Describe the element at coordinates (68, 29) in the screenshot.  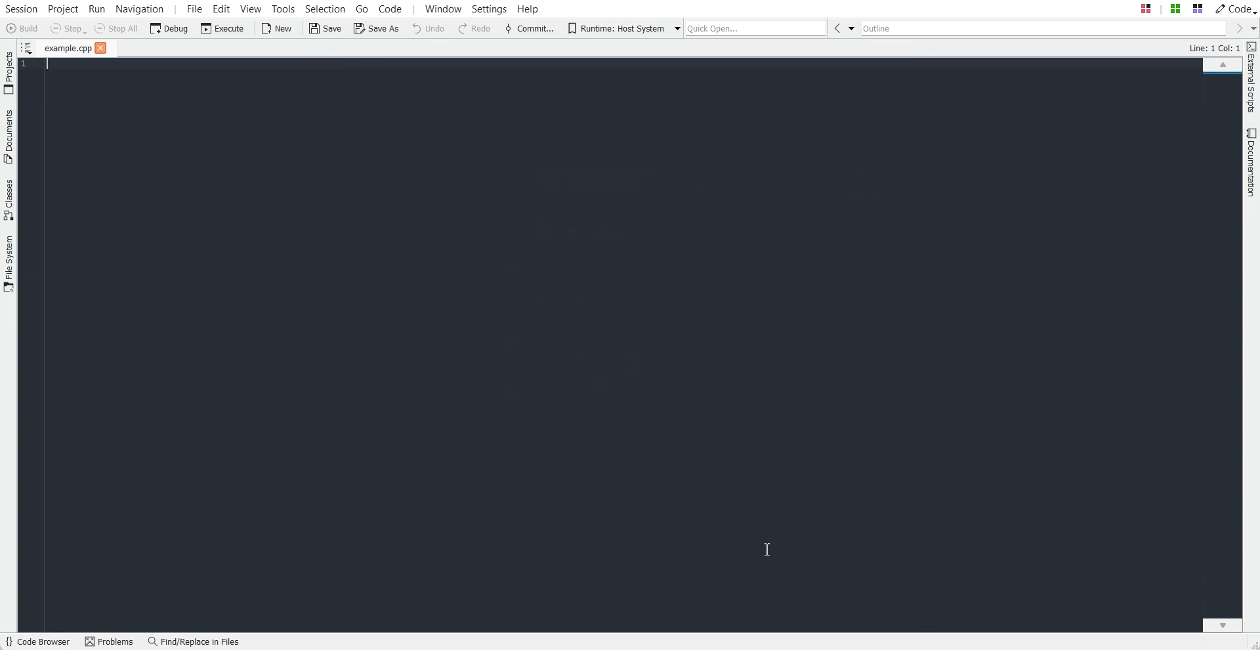
I see `Stop` at that location.